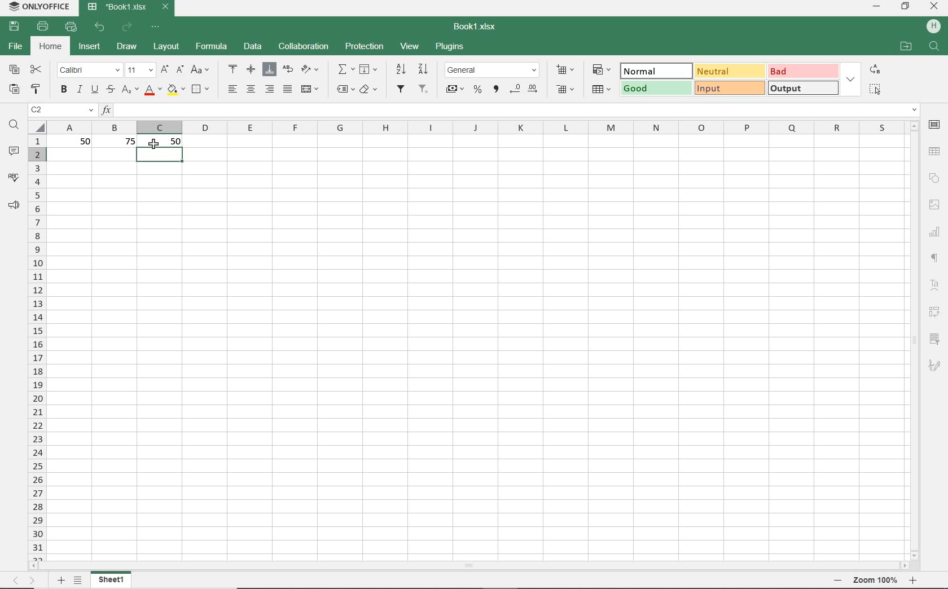 The height and width of the screenshot is (589, 948). Describe the element at coordinates (510, 109) in the screenshot. I see `Input function` at that location.